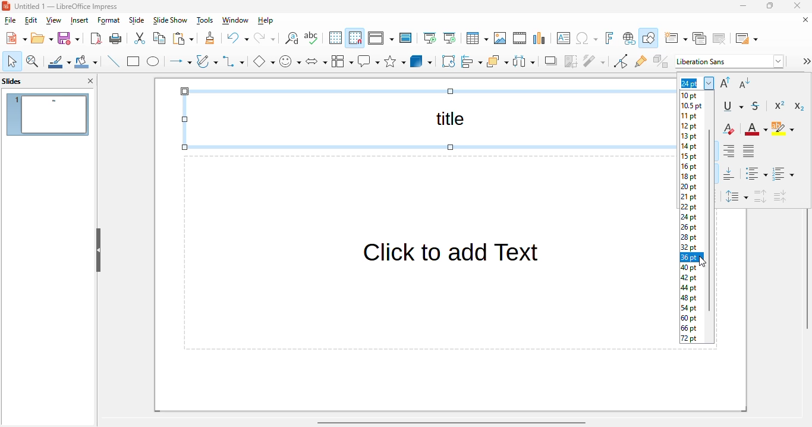  What do you see at coordinates (49, 115) in the screenshot?
I see `slide 1` at bounding box center [49, 115].